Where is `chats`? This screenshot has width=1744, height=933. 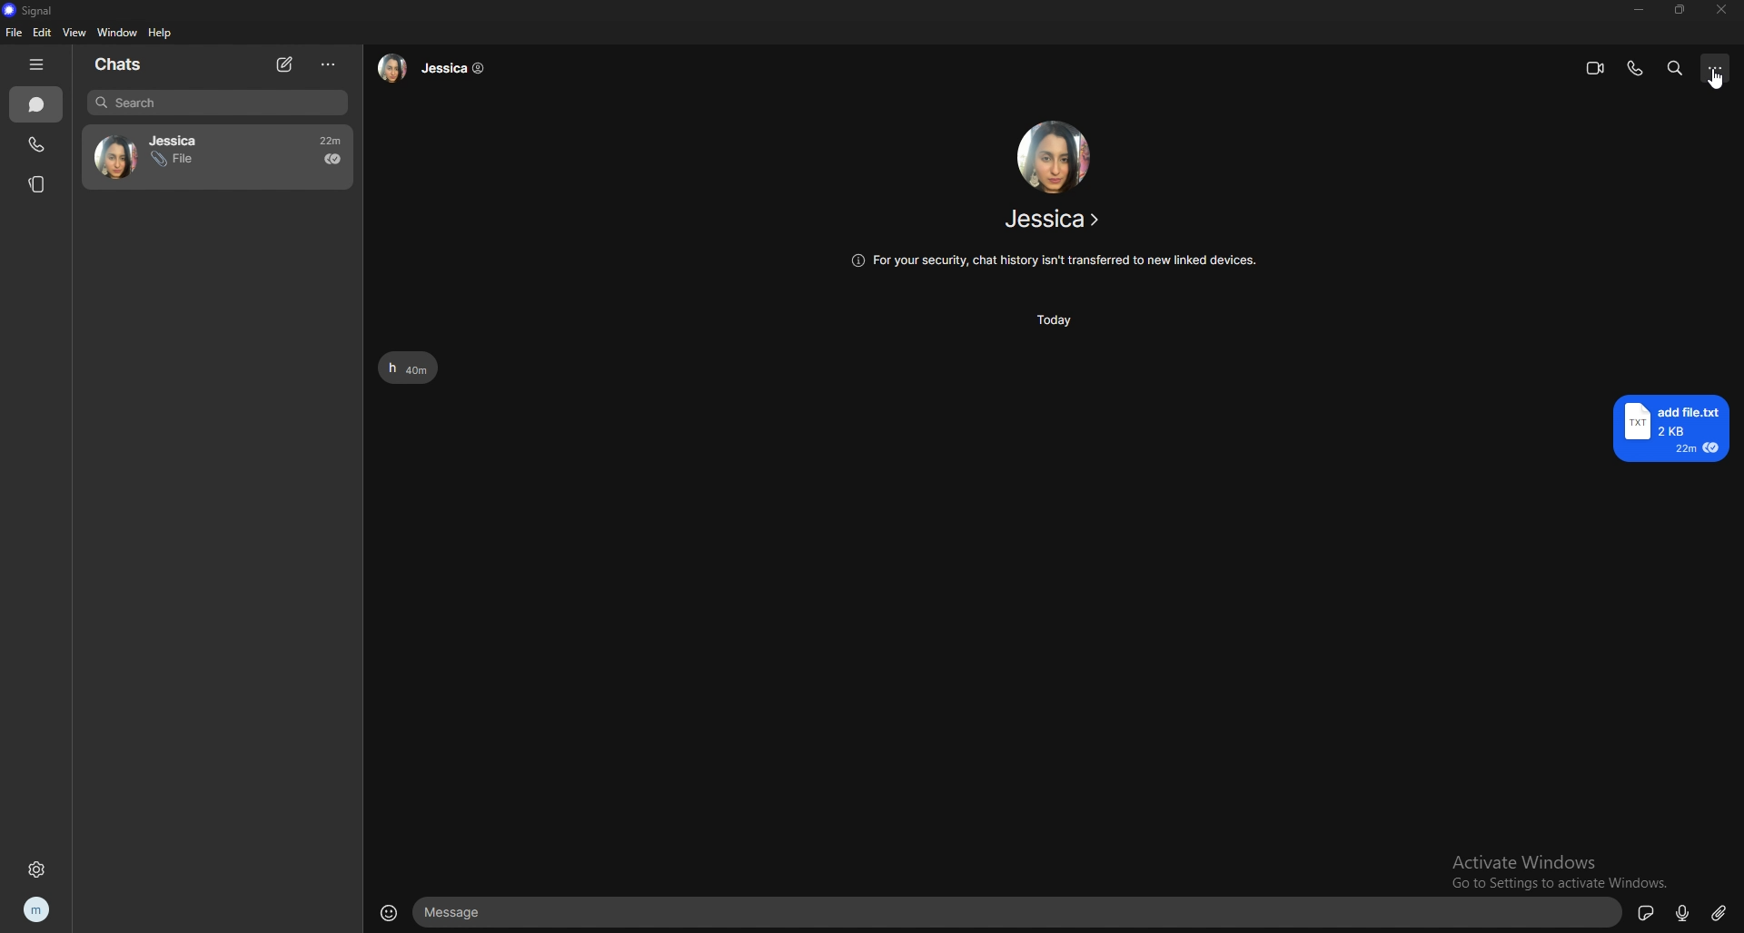 chats is located at coordinates (125, 65).